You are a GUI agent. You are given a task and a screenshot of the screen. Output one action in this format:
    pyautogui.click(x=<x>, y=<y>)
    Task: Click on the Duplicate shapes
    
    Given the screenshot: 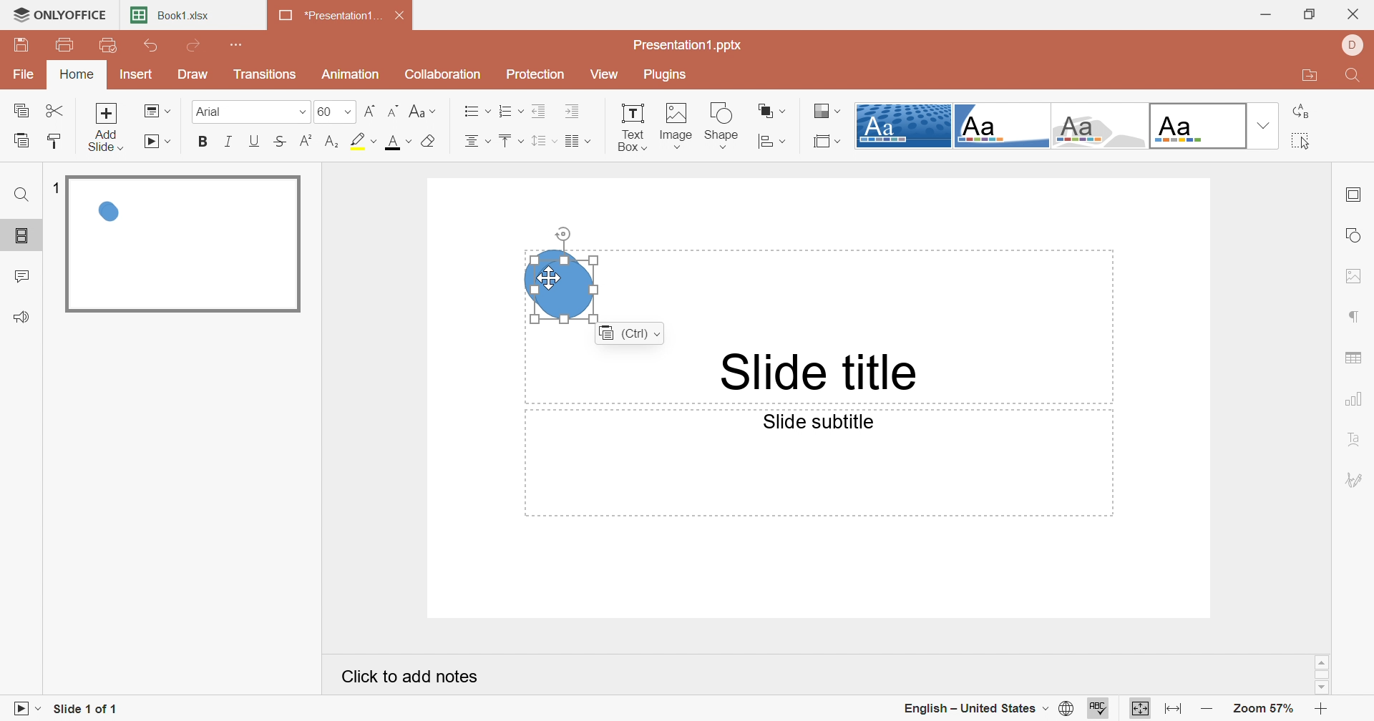 What is the action you would take?
    pyautogui.click(x=561, y=285)
    